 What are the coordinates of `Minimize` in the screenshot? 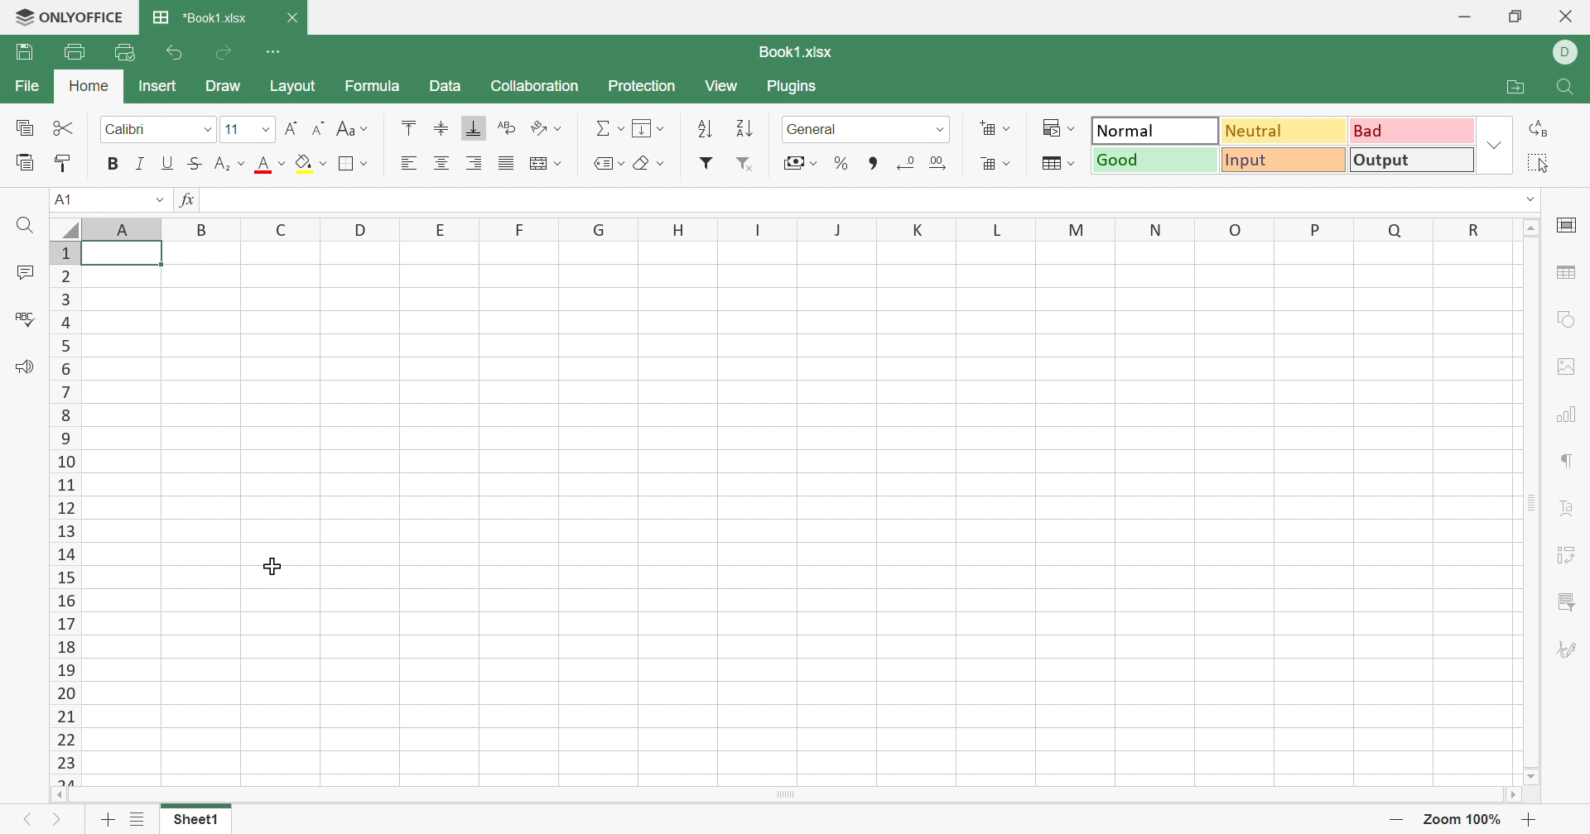 It's located at (1460, 17).